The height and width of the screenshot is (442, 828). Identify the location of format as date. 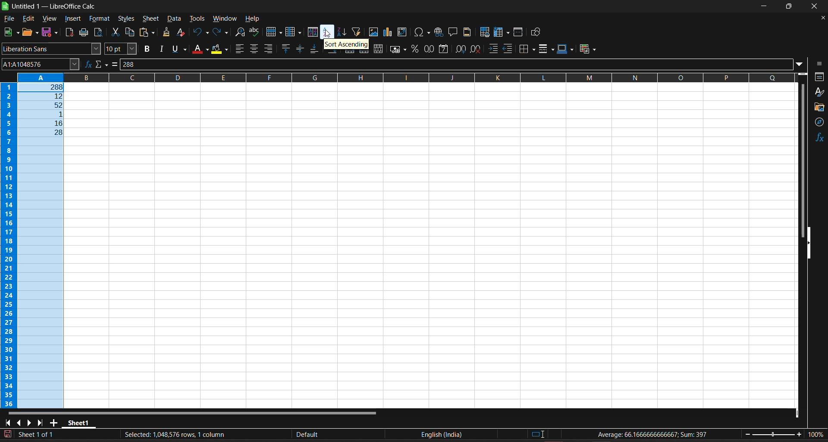
(442, 49).